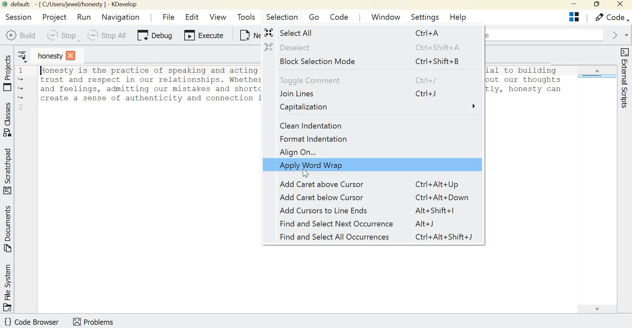  What do you see at coordinates (9, 120) in the screenshot?
I see `Toggle 'Classes' tool view` at bounding box center [9, 120].